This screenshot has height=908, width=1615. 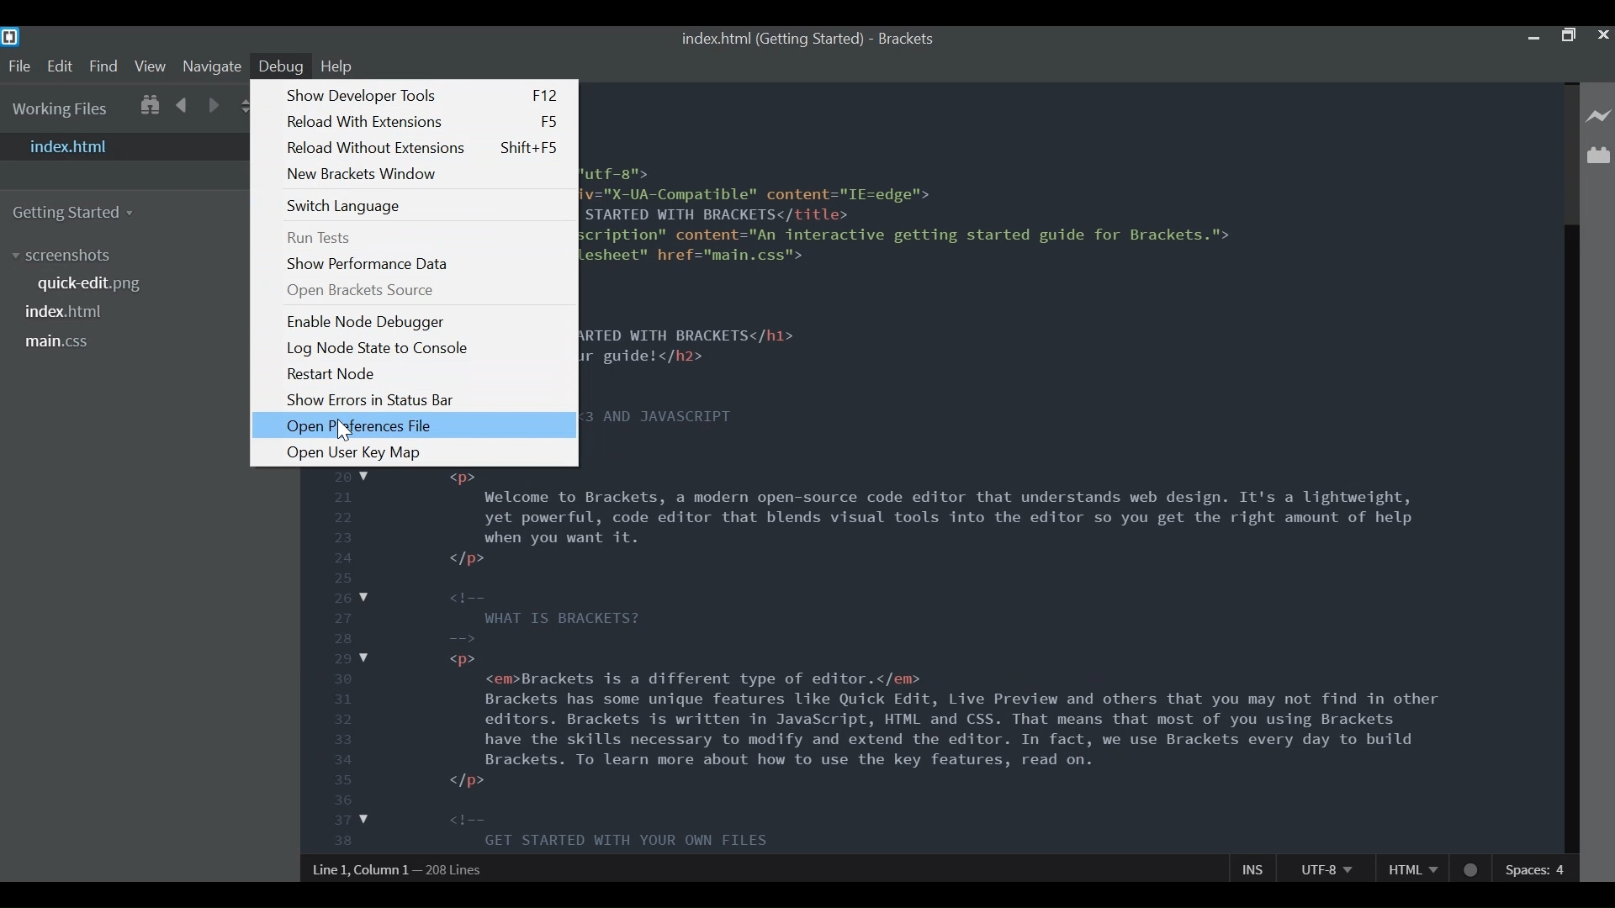 What do you see at coordinates (71, 256) in the screenshot?
I see `screenshots` at bounding box center [71, 256].